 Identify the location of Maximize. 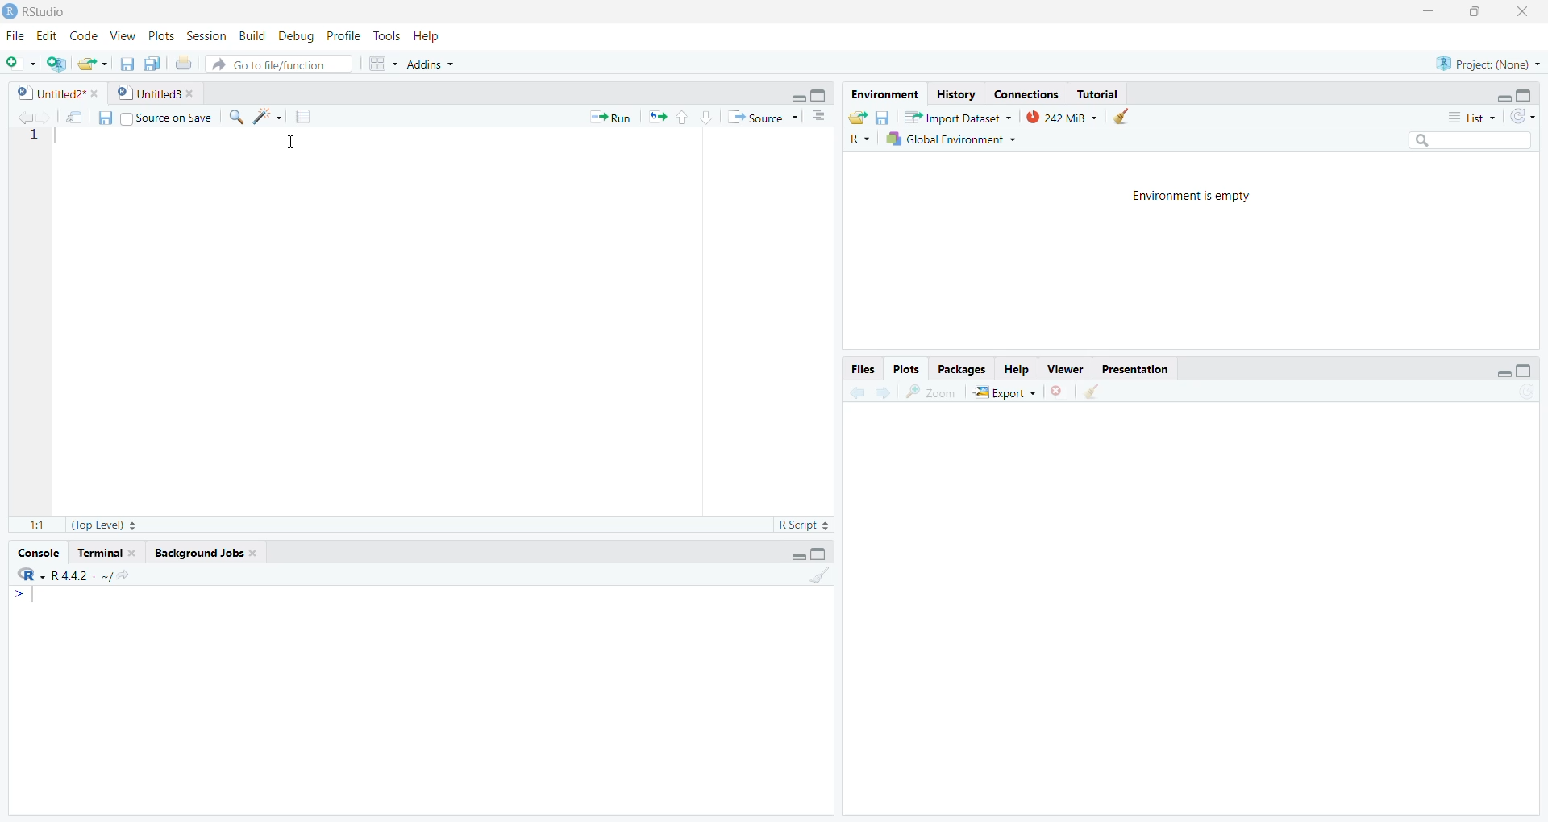
(1479, 11).